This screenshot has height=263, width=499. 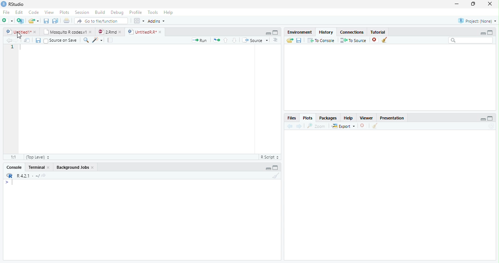 What do you see at coordinates (255, 40) in the screenshot?
I see `Source` at bounding box center [255, 40].